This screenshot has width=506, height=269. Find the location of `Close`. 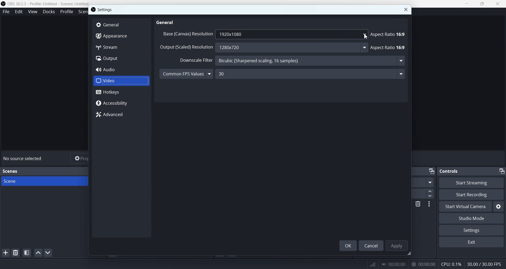

Close is located at coordinates (406, 9).